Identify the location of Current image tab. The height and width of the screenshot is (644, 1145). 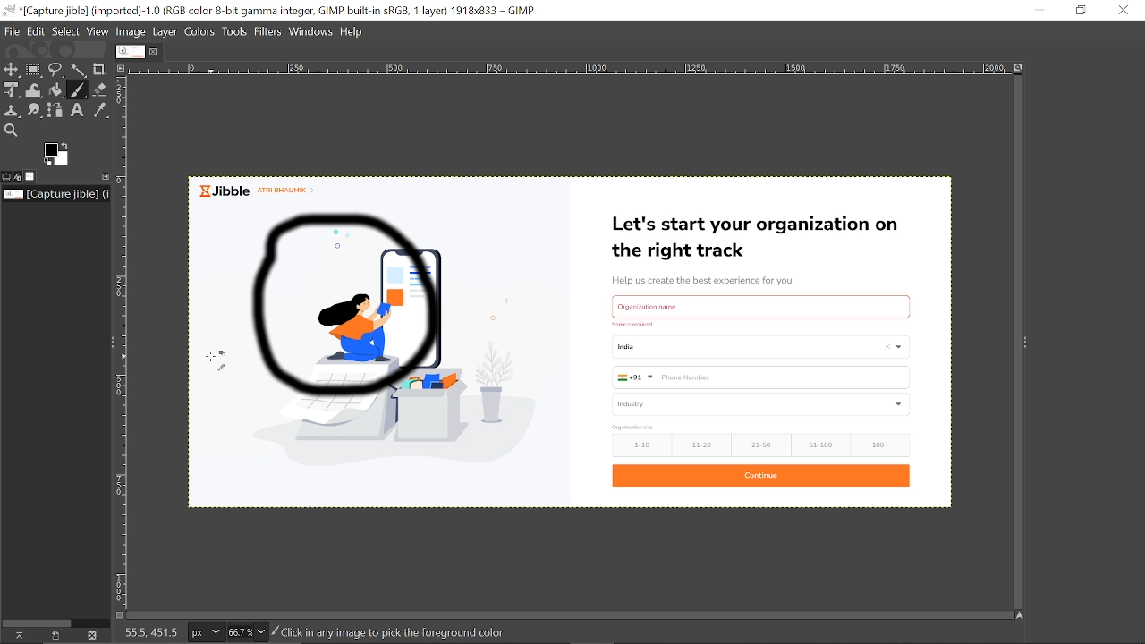
(131, 52).